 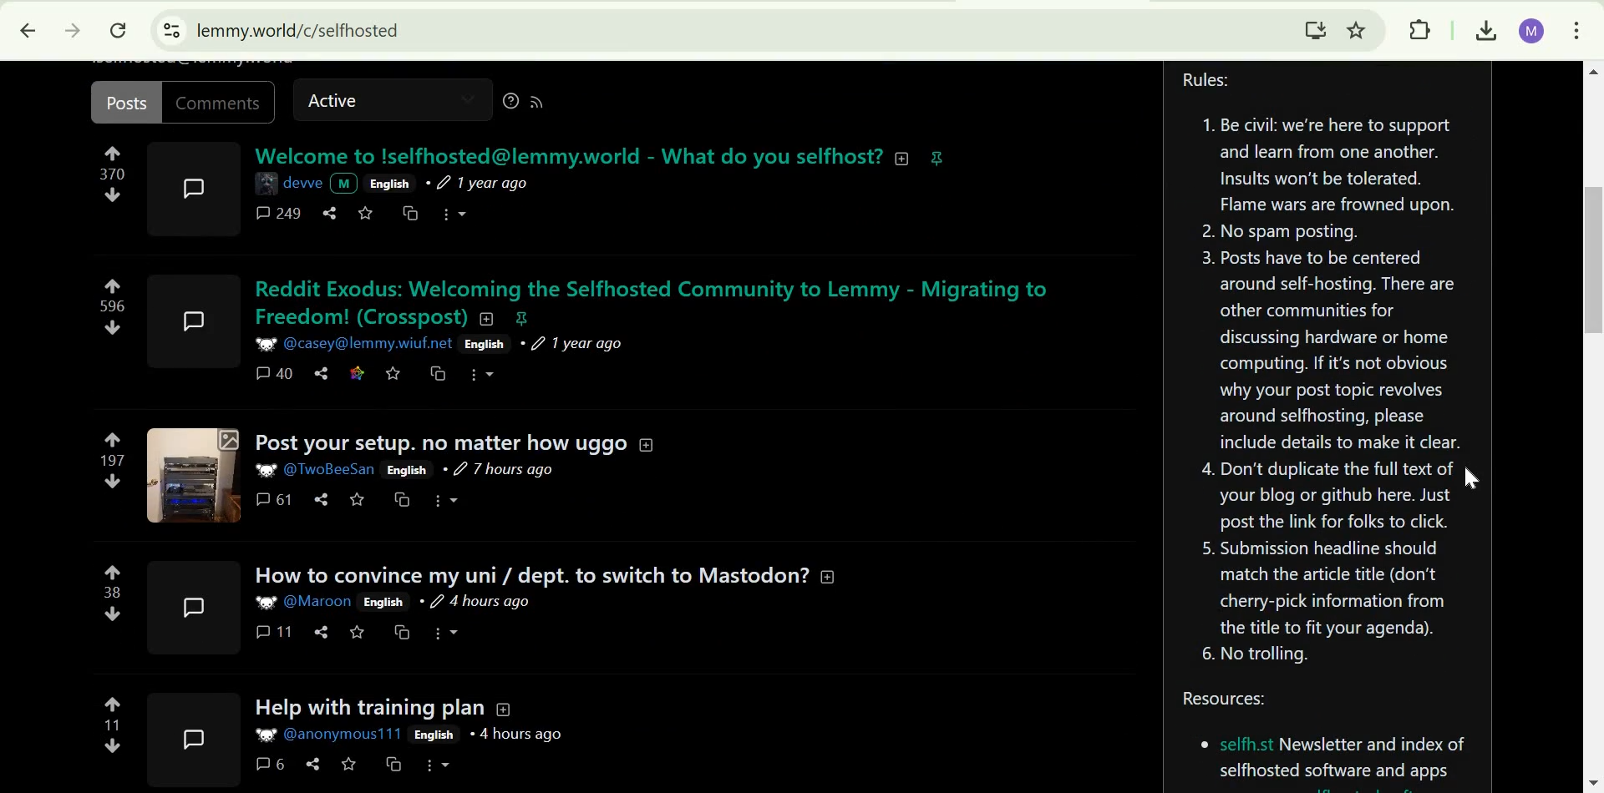 What do you see at coordinates (408, 470) in the screenshot?
I see `English` at bounding box center [408, 470].